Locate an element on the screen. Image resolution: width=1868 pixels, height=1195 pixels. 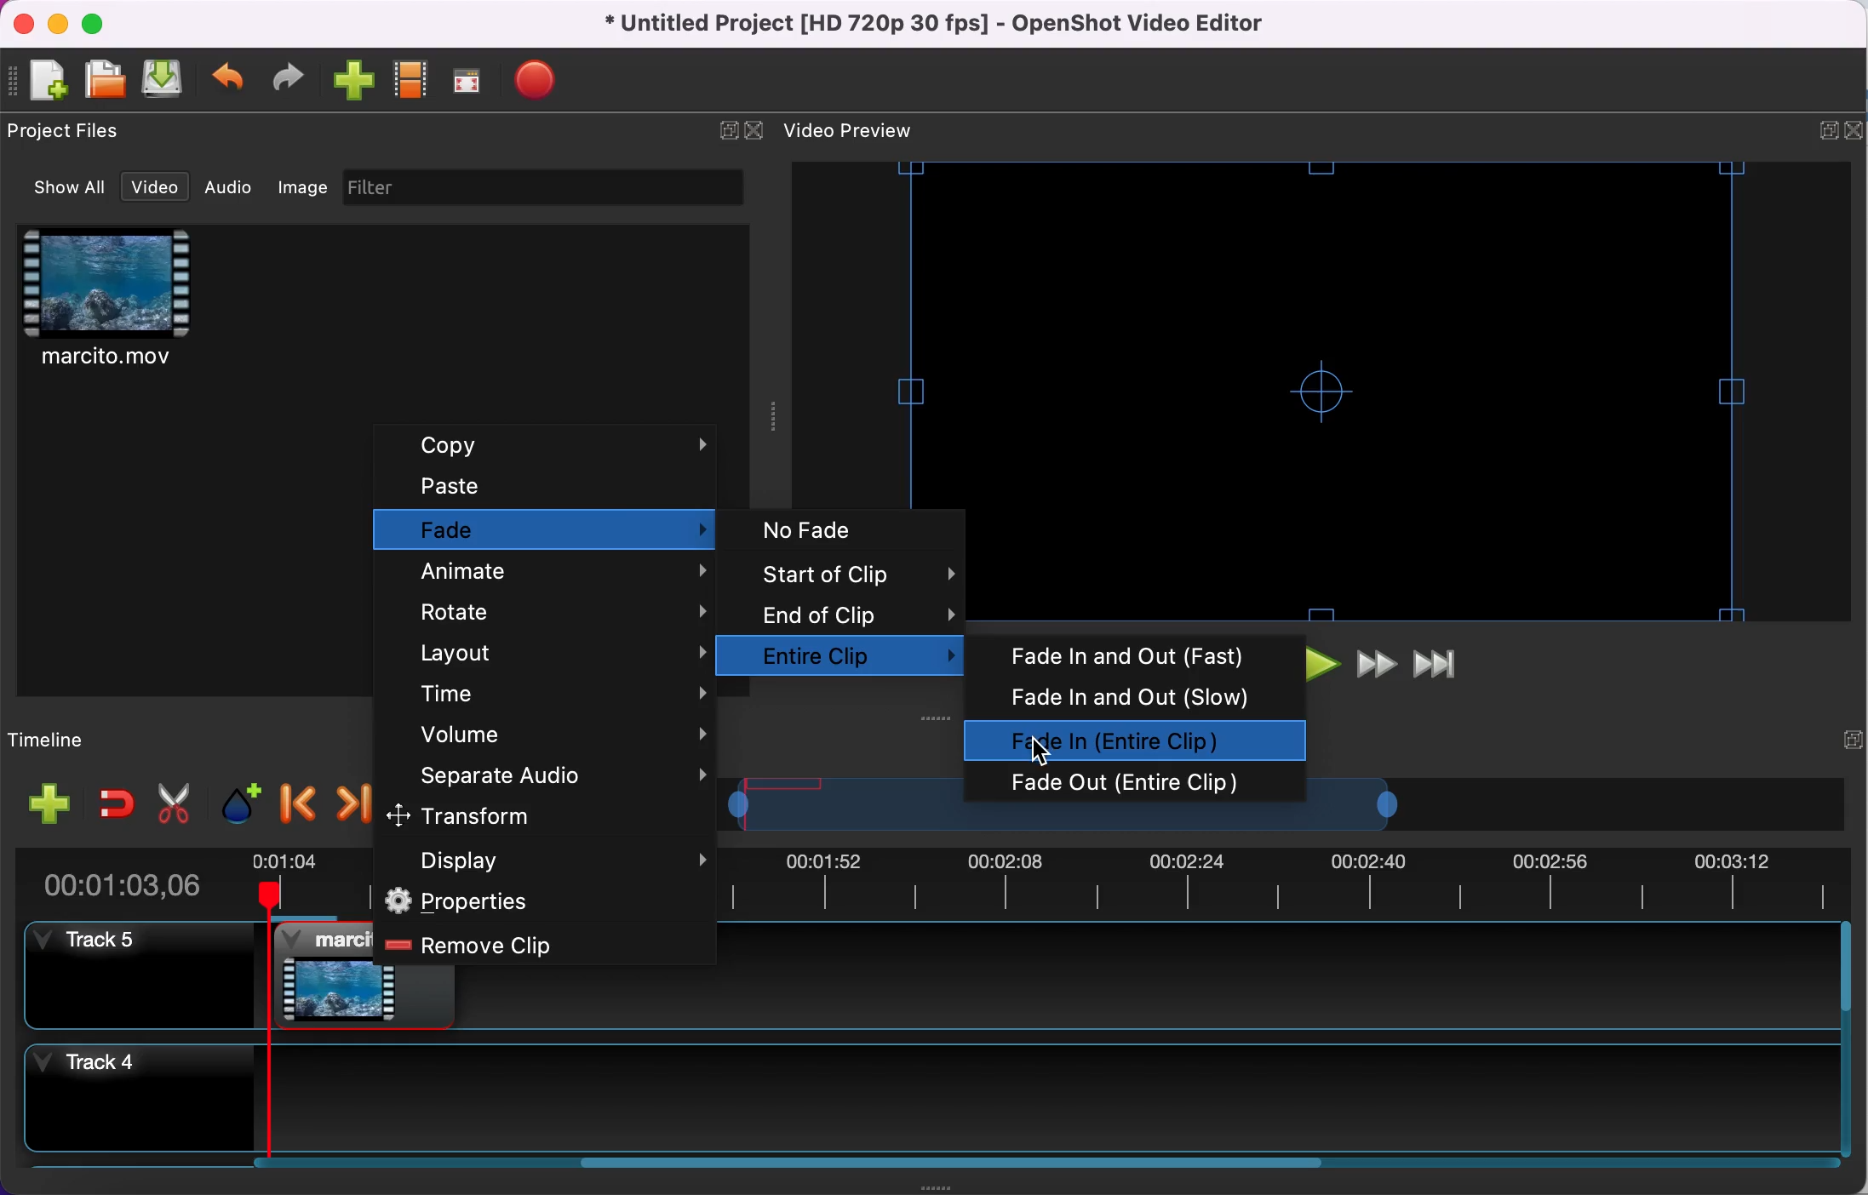
video is located at coordinates (152, 186).